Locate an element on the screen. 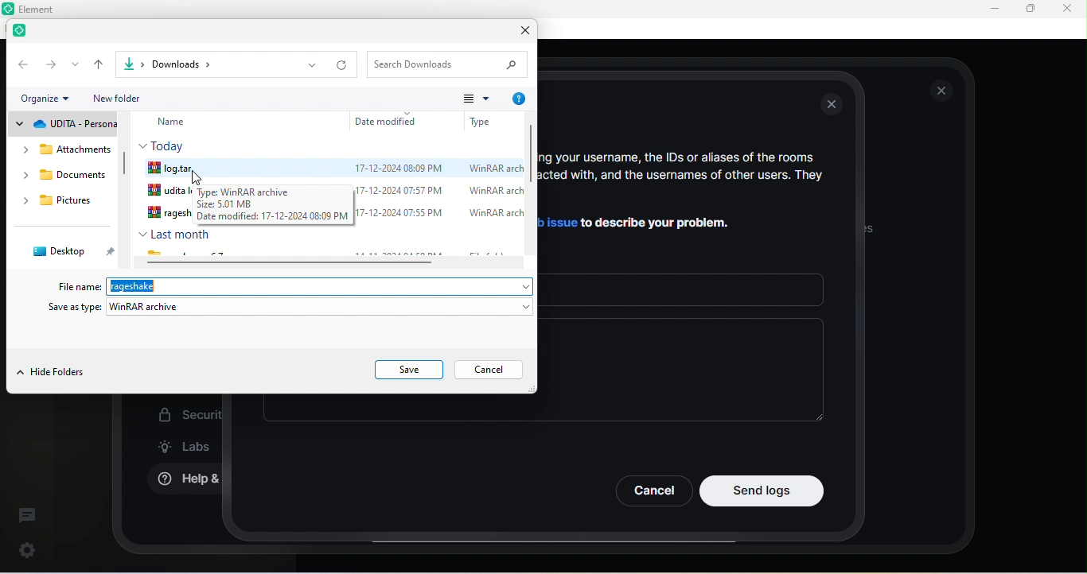 The height and width of the screenshot is (574, 1087). downloads is located at coordinates (65, 178).